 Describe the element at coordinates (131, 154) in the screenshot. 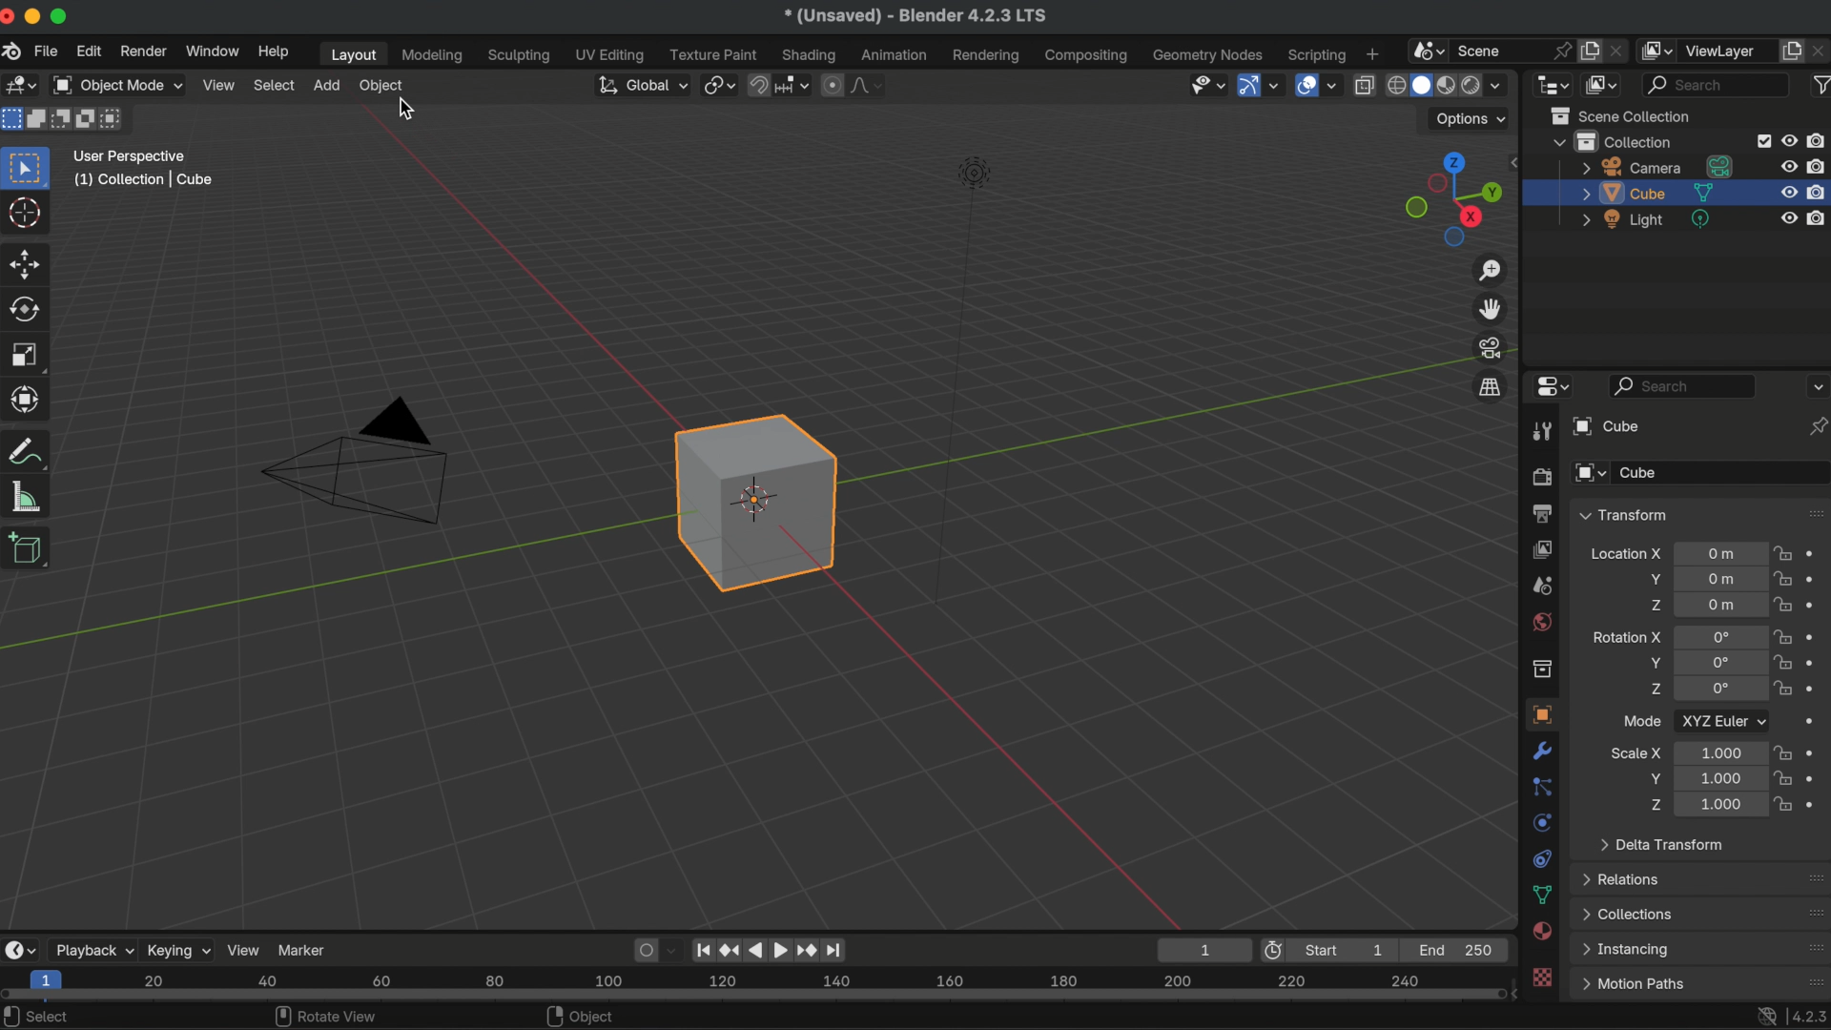

I see `user perspective` at that location.